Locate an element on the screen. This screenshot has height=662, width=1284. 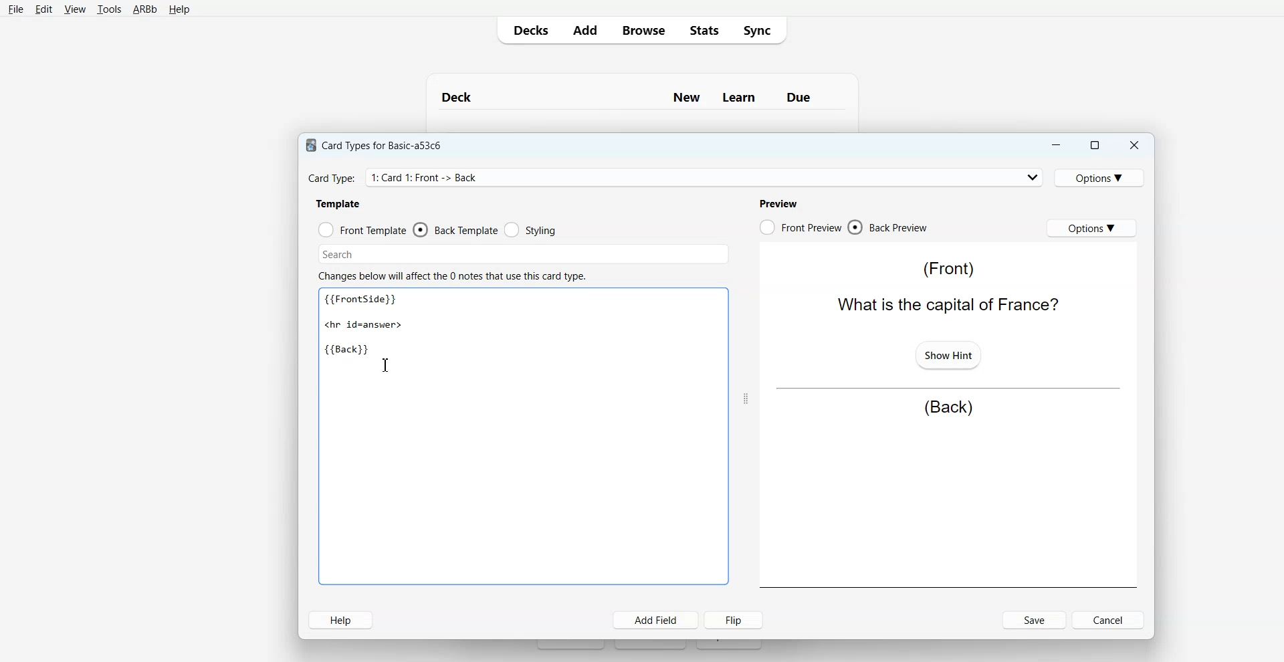
Help is located at coordinates (179, 10).